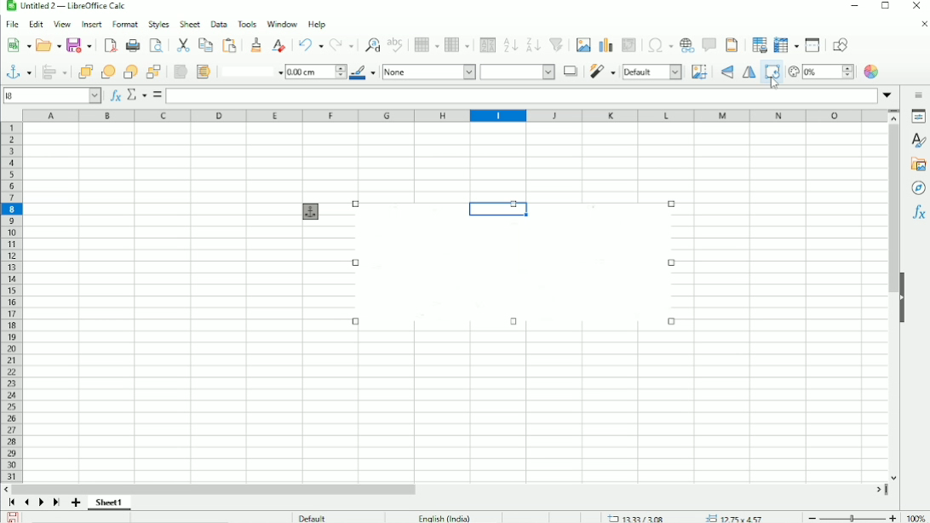 The height and width of the screenshot is (523, 930). Describe the element at coordinates (727, 72) in the screenshot. I see `Flip vertically` at that location.